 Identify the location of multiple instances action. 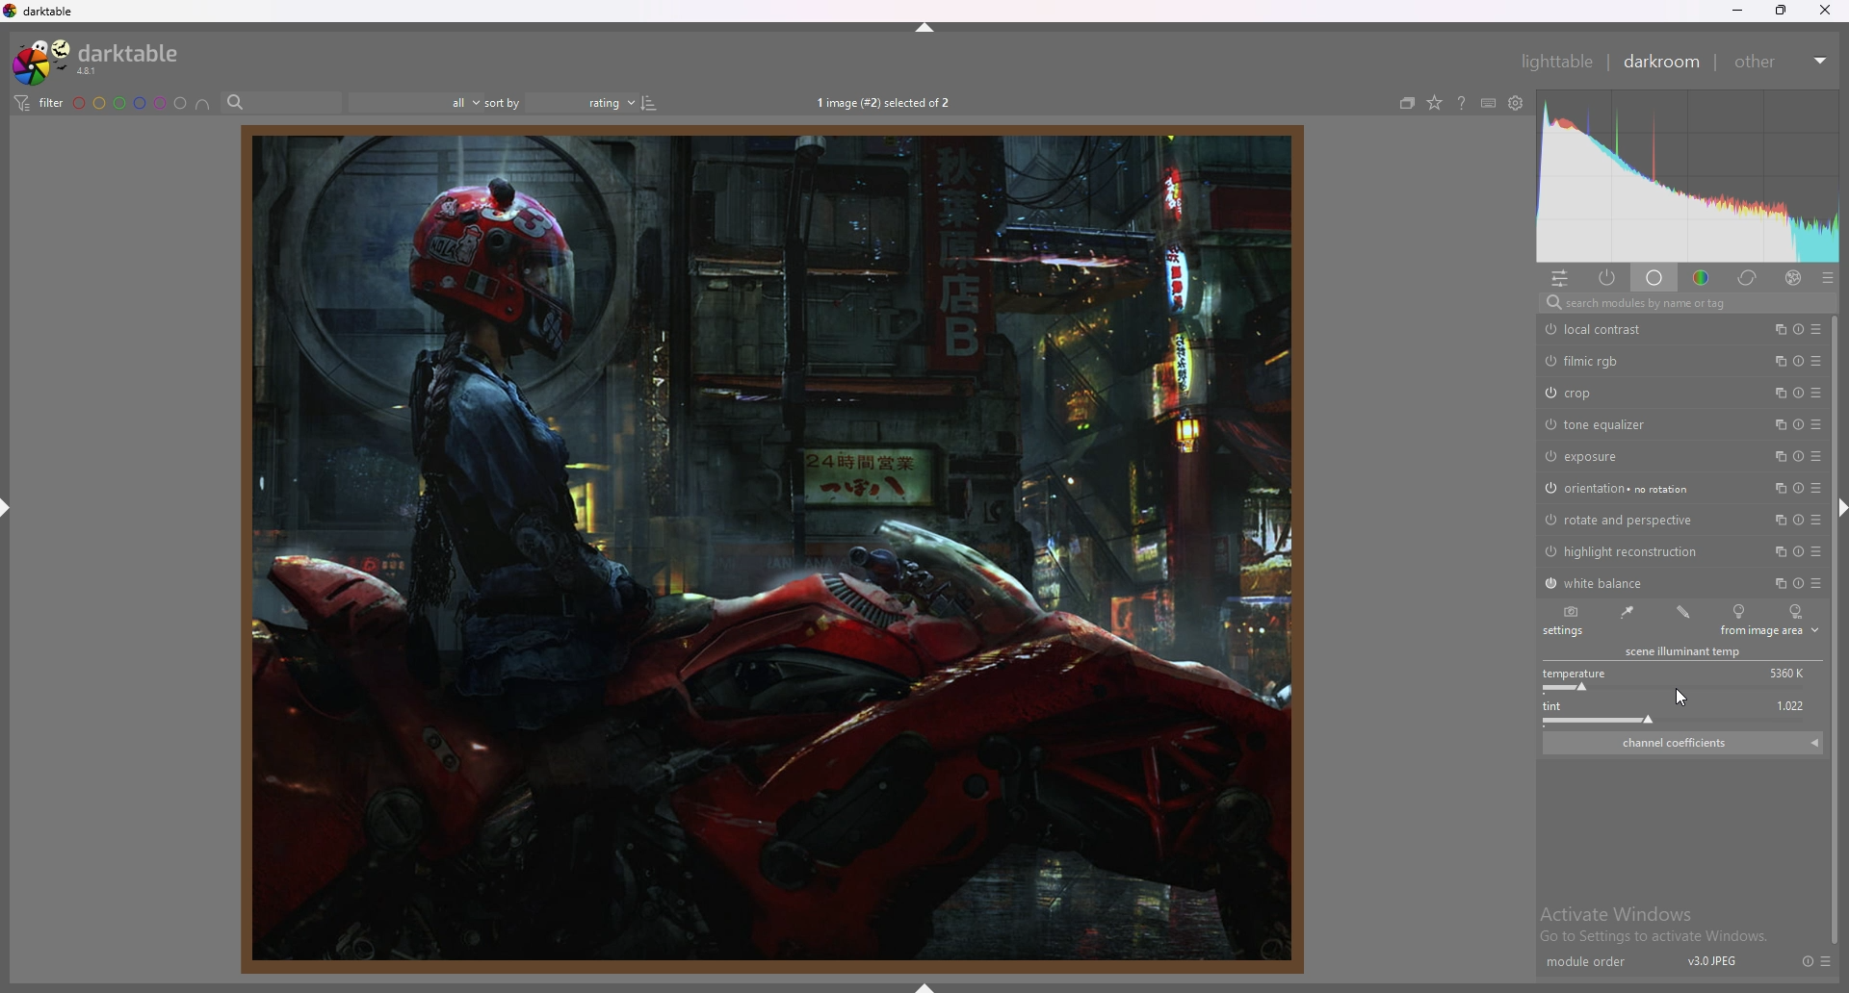
(1777, 424).